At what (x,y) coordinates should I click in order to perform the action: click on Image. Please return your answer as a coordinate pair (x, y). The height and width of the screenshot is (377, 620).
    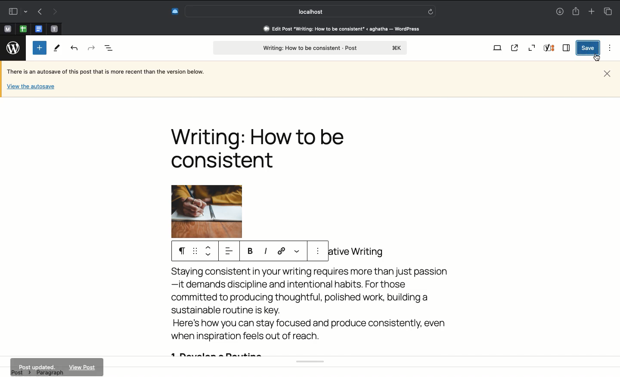
    Looking at the image, I should click on (217, 211).